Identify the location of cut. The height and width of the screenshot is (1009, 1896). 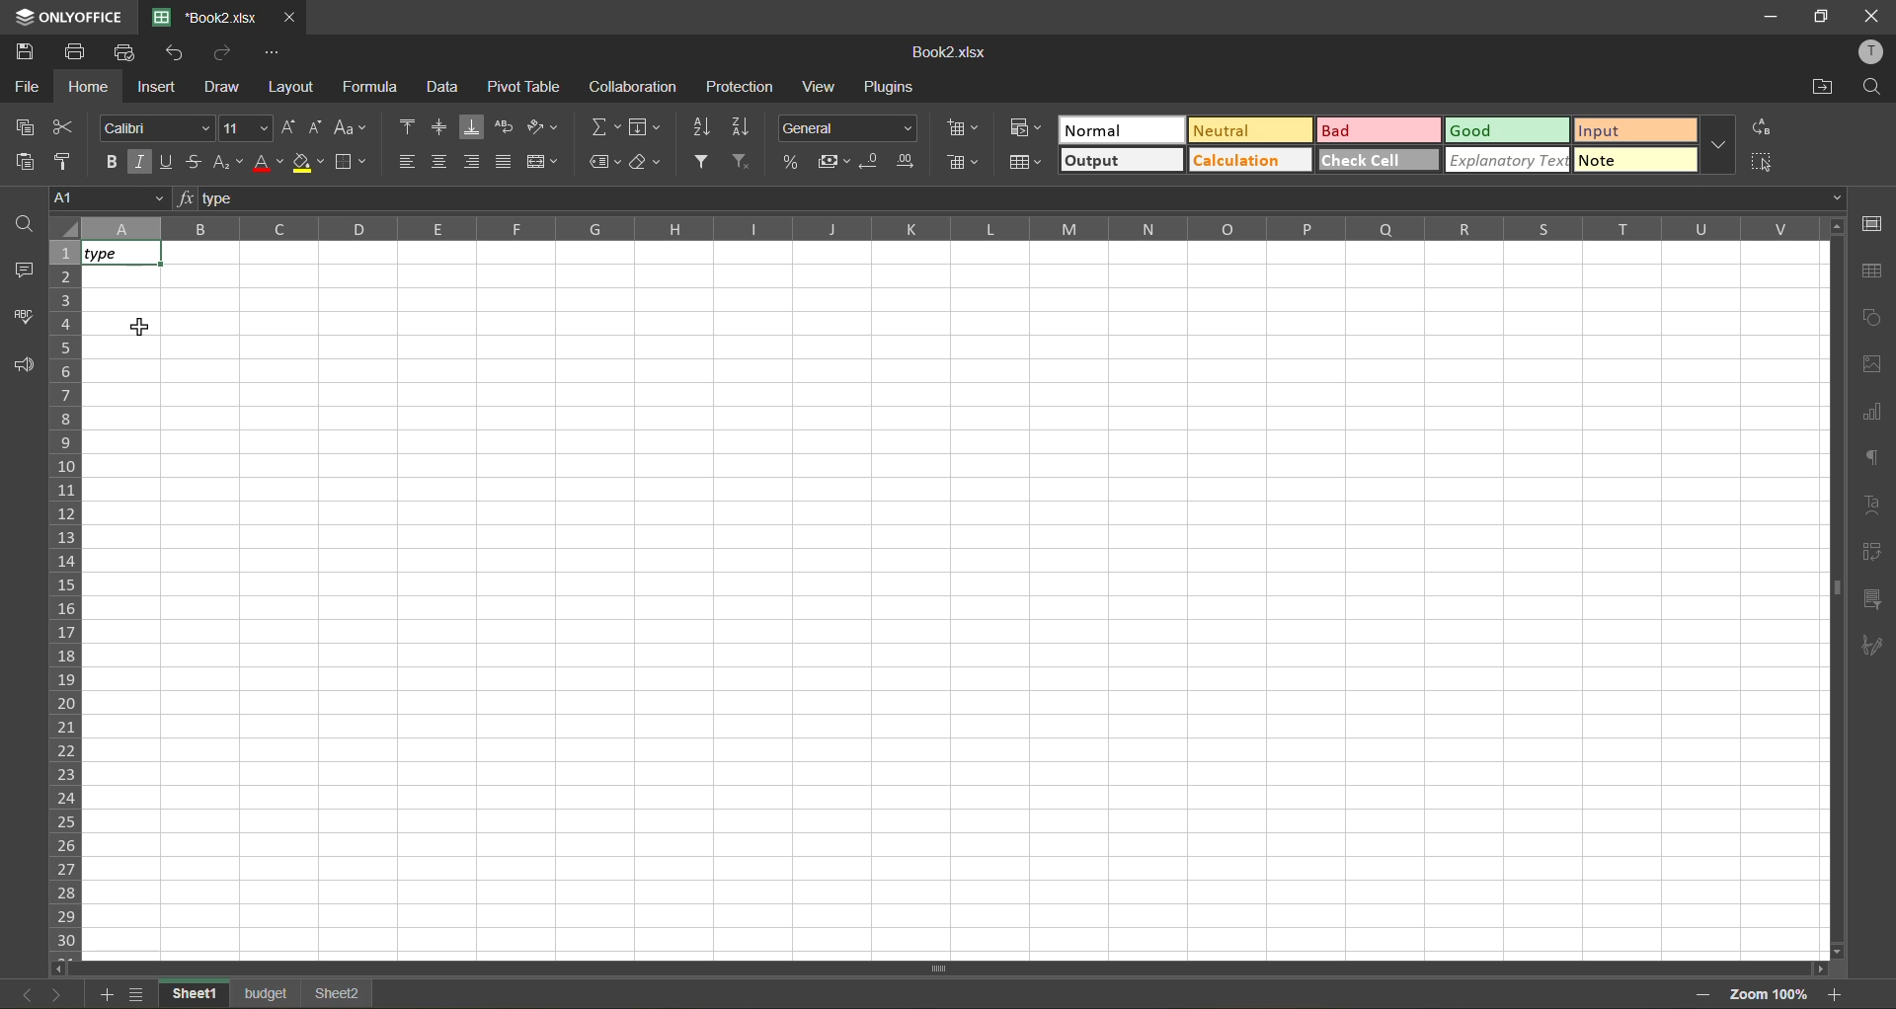
(63, 123).